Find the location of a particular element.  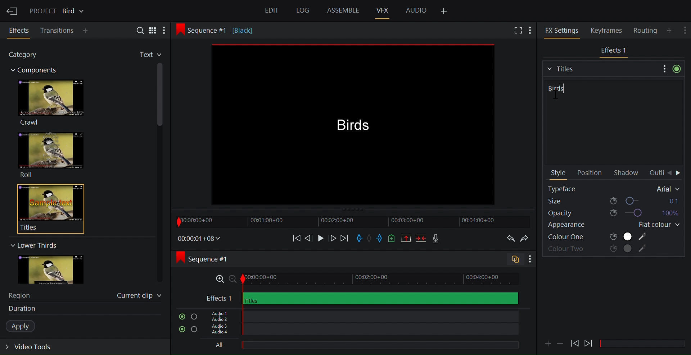

Sequence is located at coordinates (225, 30).